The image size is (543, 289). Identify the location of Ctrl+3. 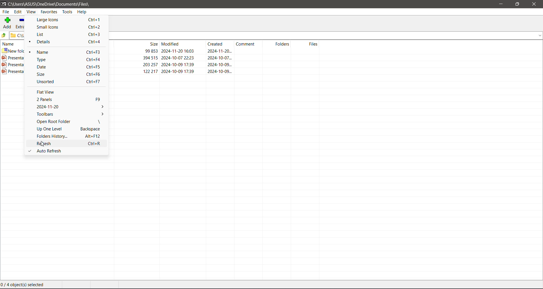
(94, 34).